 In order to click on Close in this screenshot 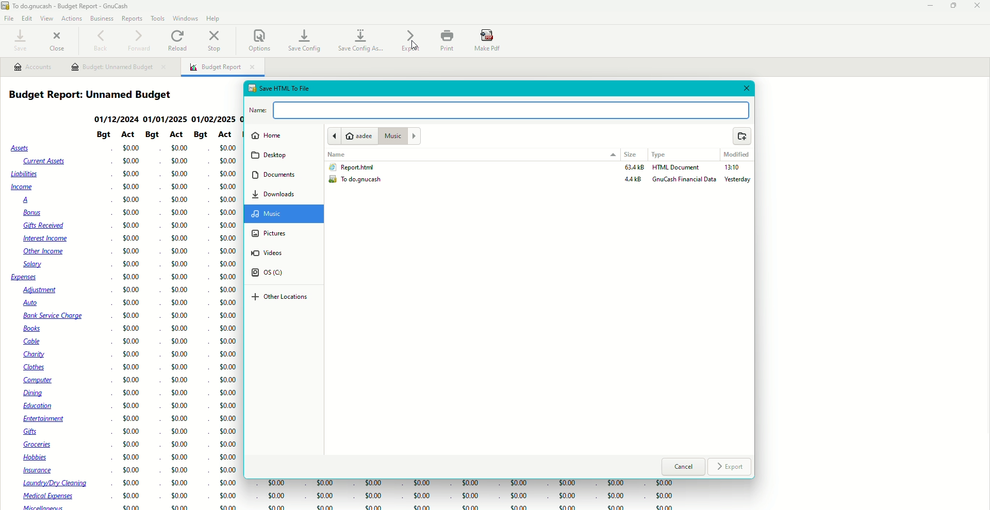, I will do `click(979, 6)`.